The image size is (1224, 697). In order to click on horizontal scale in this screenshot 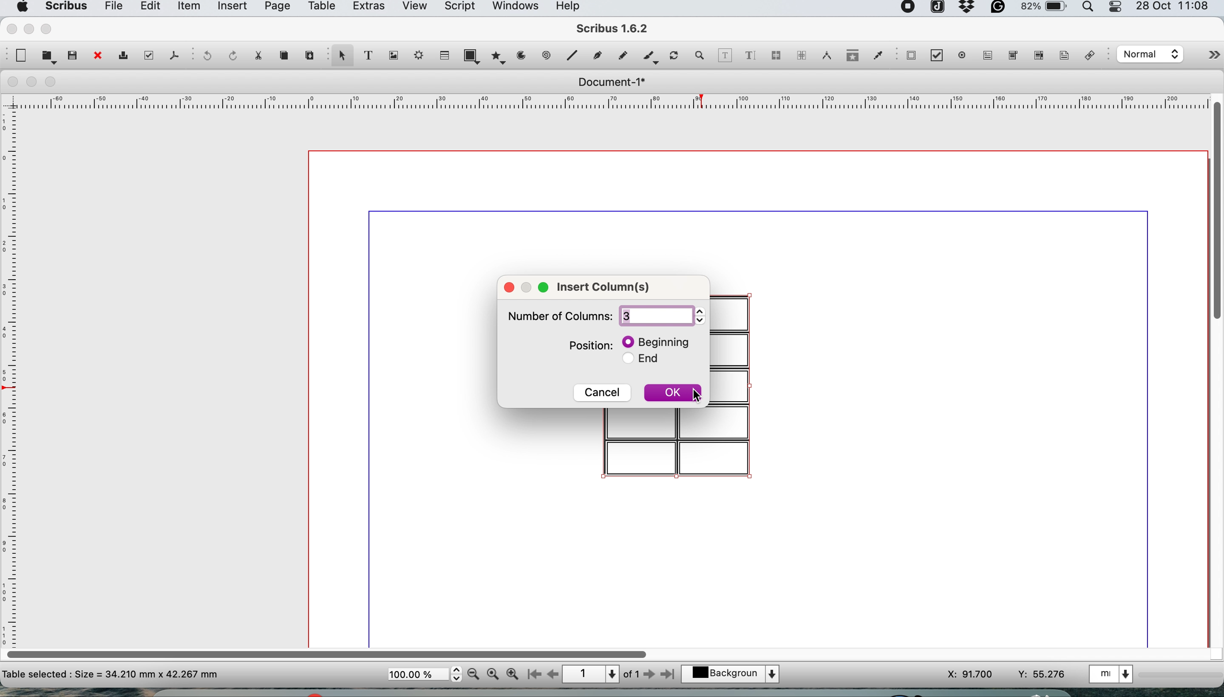, I will do `click(613, 104)`.